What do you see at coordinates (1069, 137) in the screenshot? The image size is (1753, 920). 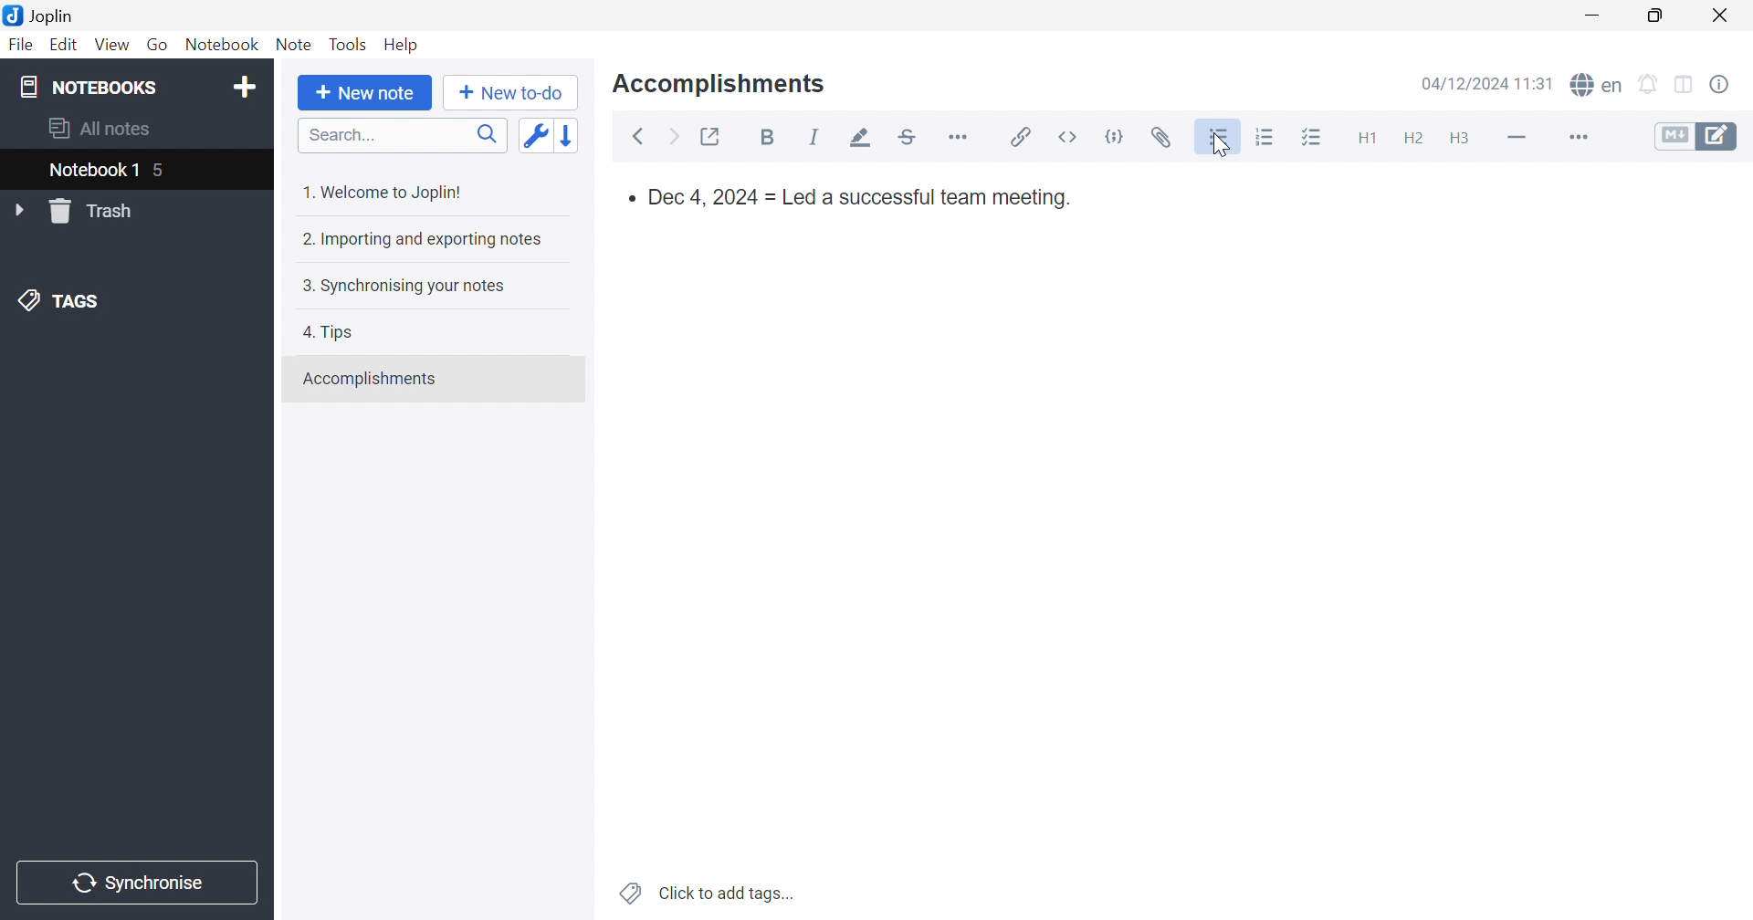 I see `inline code` at bounding box center [1069, 137].